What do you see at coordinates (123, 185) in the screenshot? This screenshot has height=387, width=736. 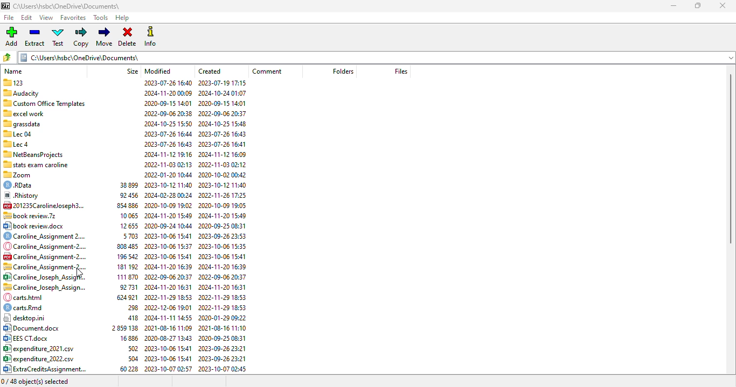 I see `€) RData 38899 2023-10-12 11:40 2023-10-12 11:40` at bounding box center [123, 185].